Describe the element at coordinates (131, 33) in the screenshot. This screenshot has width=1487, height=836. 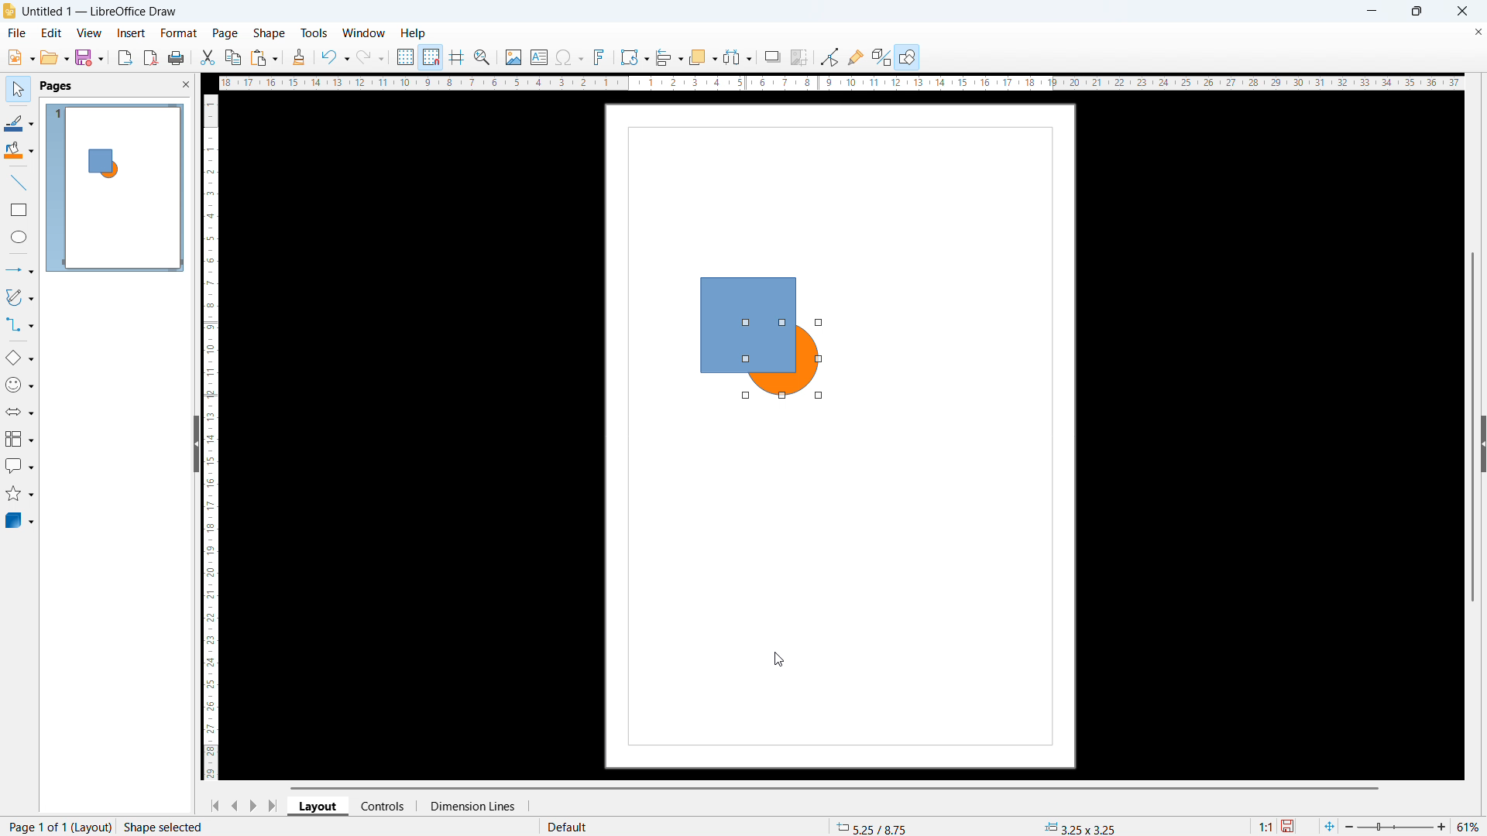
I see `Insert ` at that location.